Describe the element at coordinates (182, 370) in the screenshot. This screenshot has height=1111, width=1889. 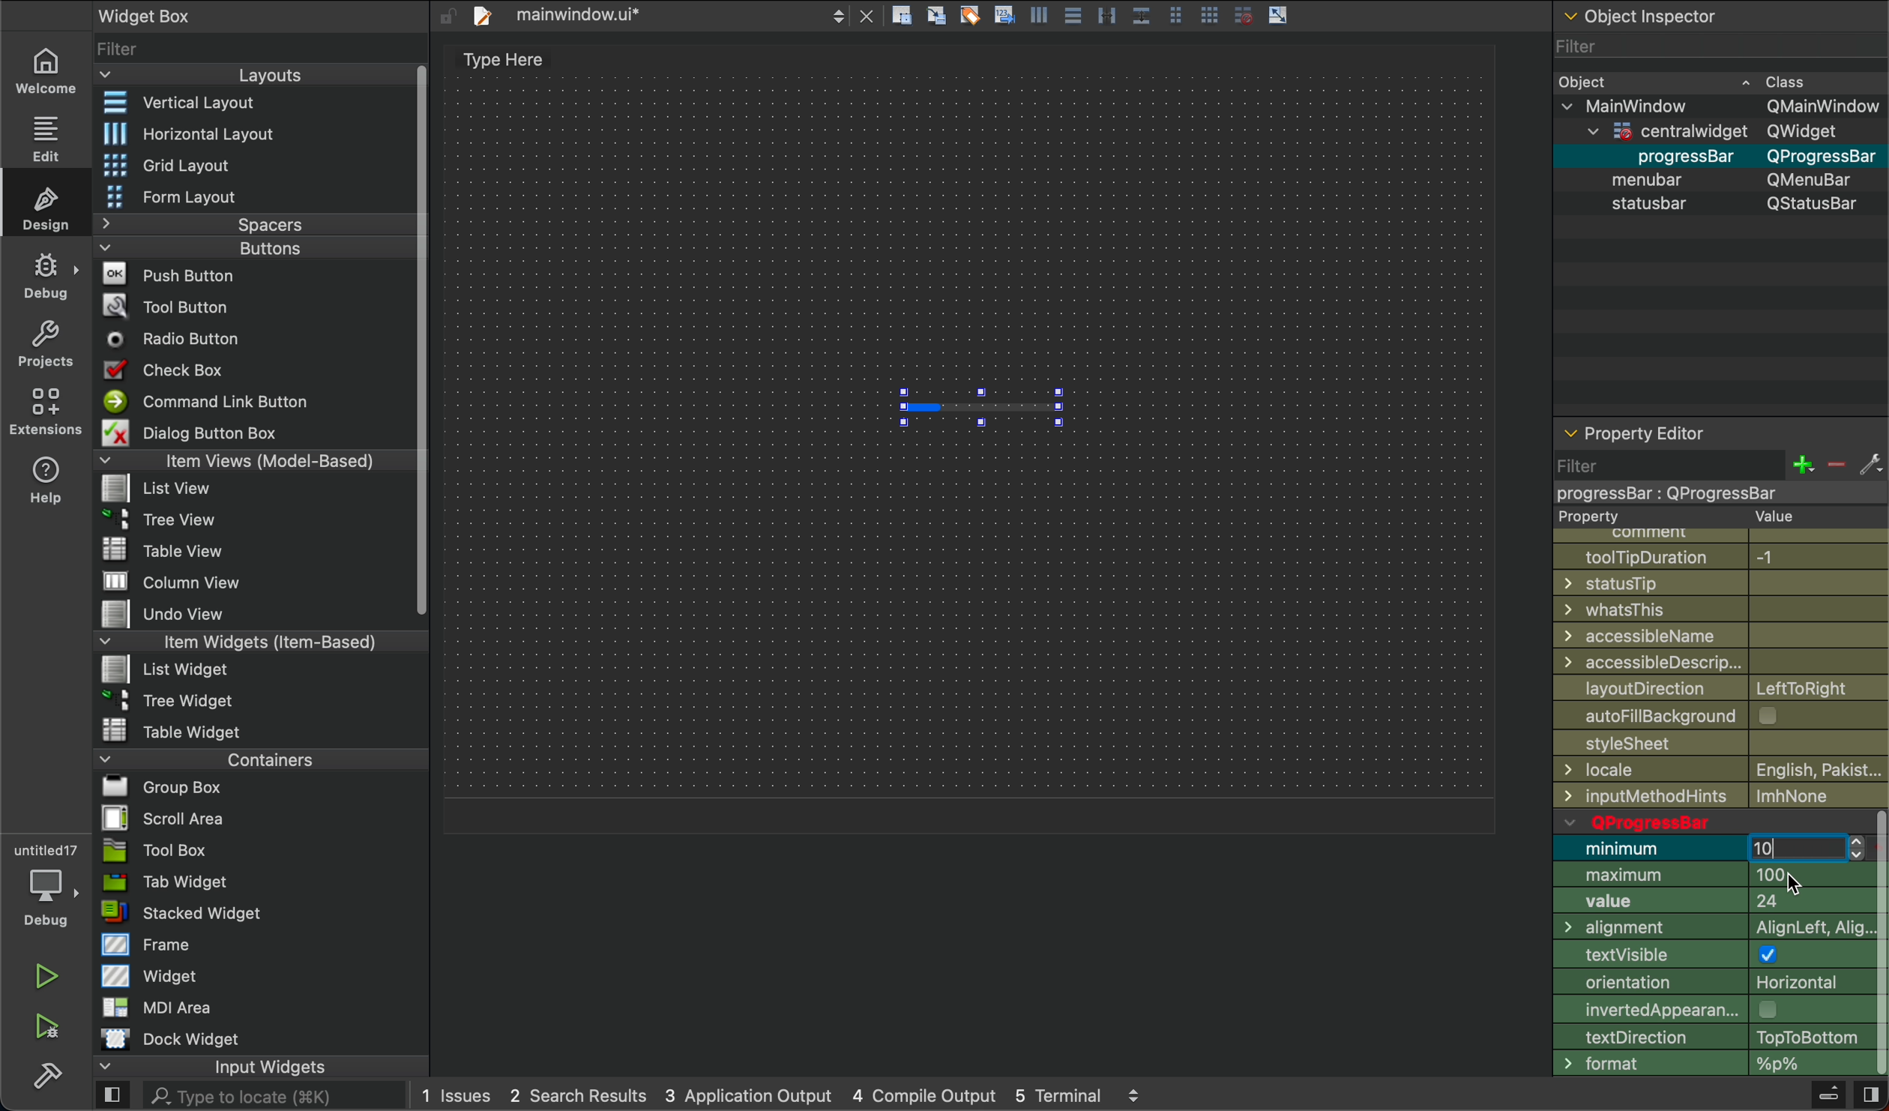
I see `Check Box` at that location.